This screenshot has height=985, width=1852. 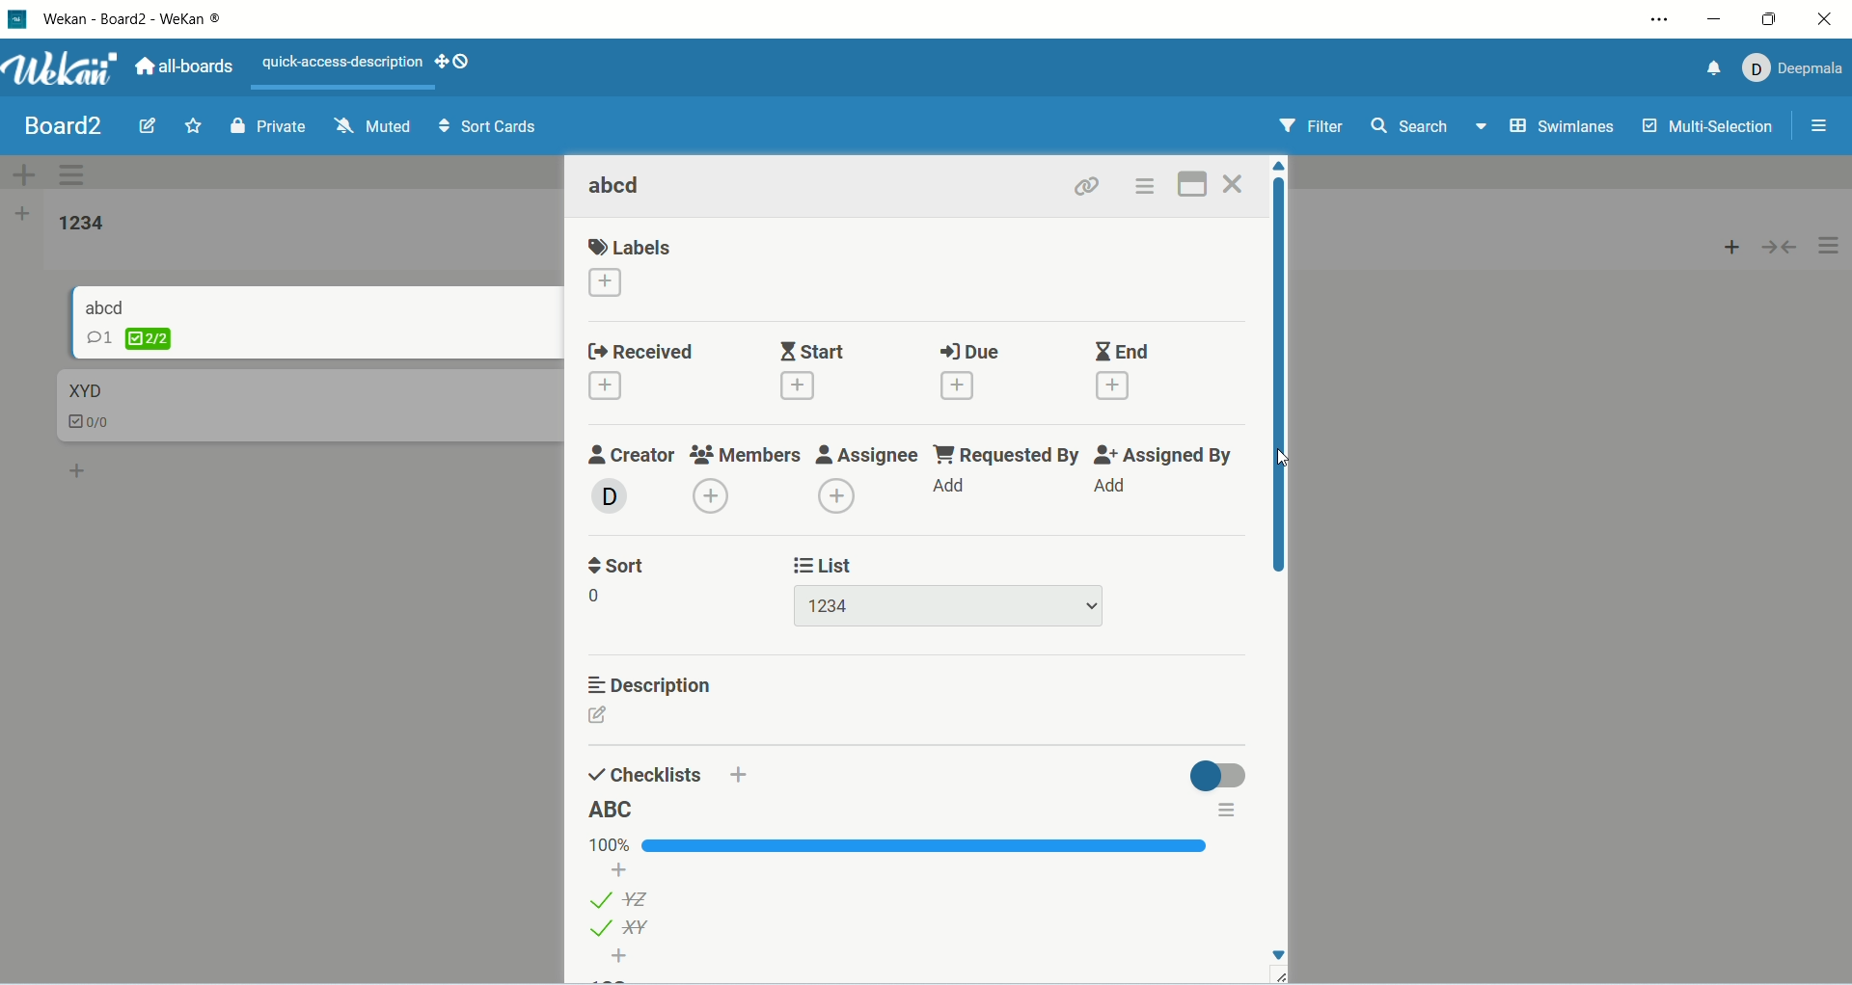 What do you see at coordinates (623, 899) in the screenshot?
I see `list` at bounding box center [623, 899].